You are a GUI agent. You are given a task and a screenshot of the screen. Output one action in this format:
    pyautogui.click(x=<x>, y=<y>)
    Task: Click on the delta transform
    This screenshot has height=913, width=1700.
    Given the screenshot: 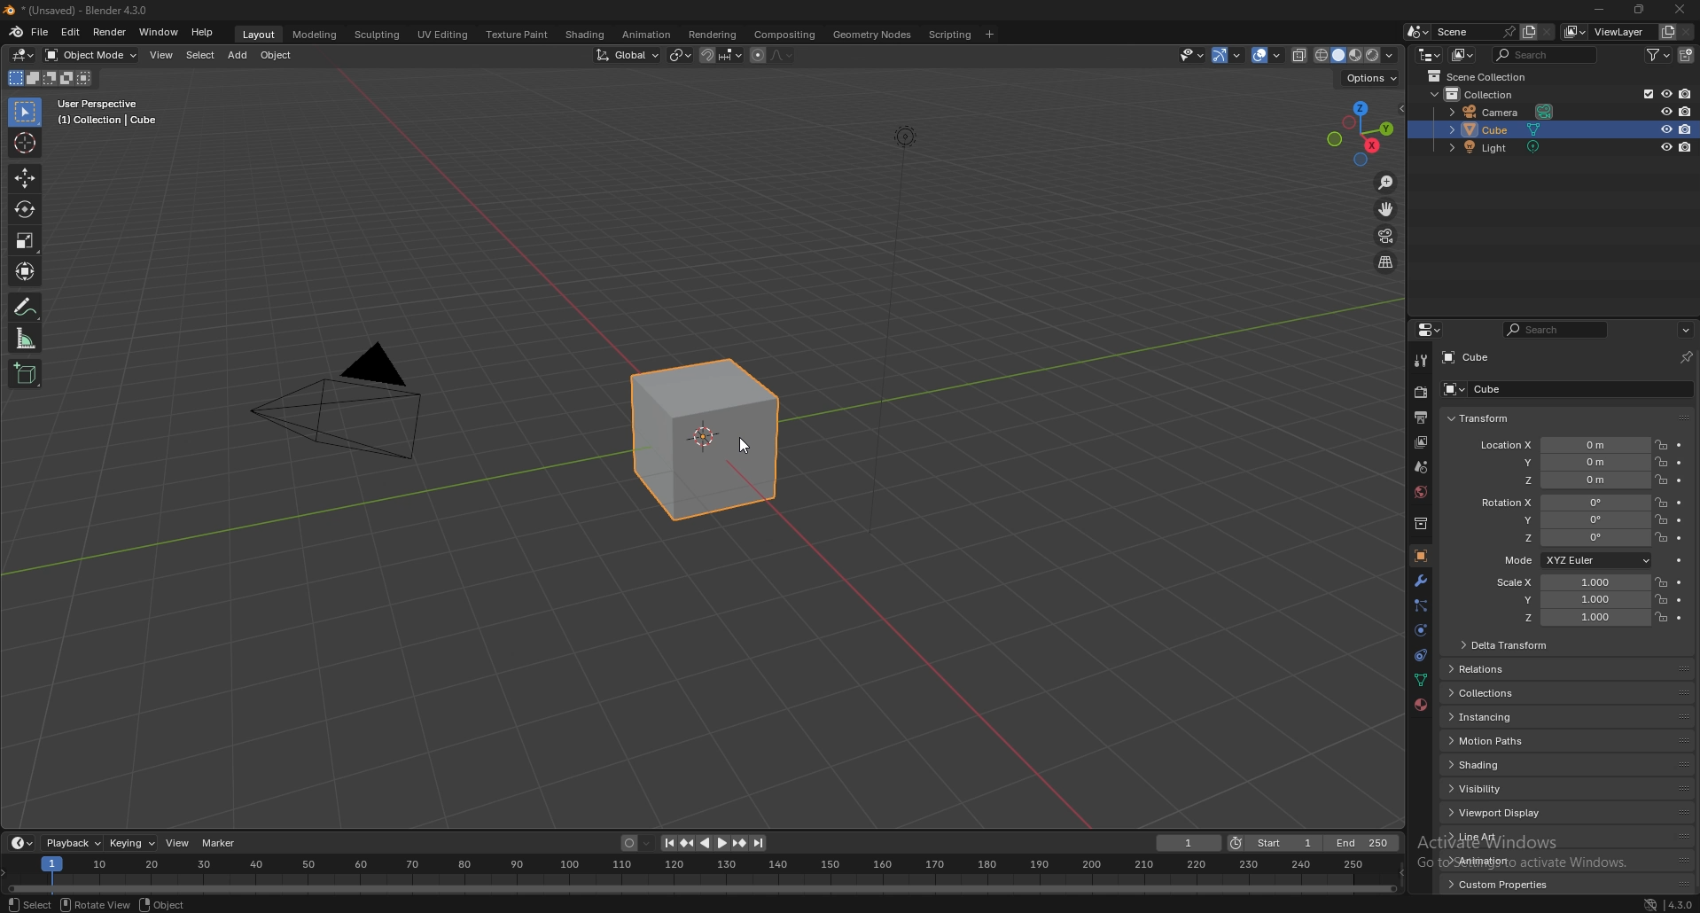 What is the action you would take?
    pyautogui.click(x=1511, y=645)
    